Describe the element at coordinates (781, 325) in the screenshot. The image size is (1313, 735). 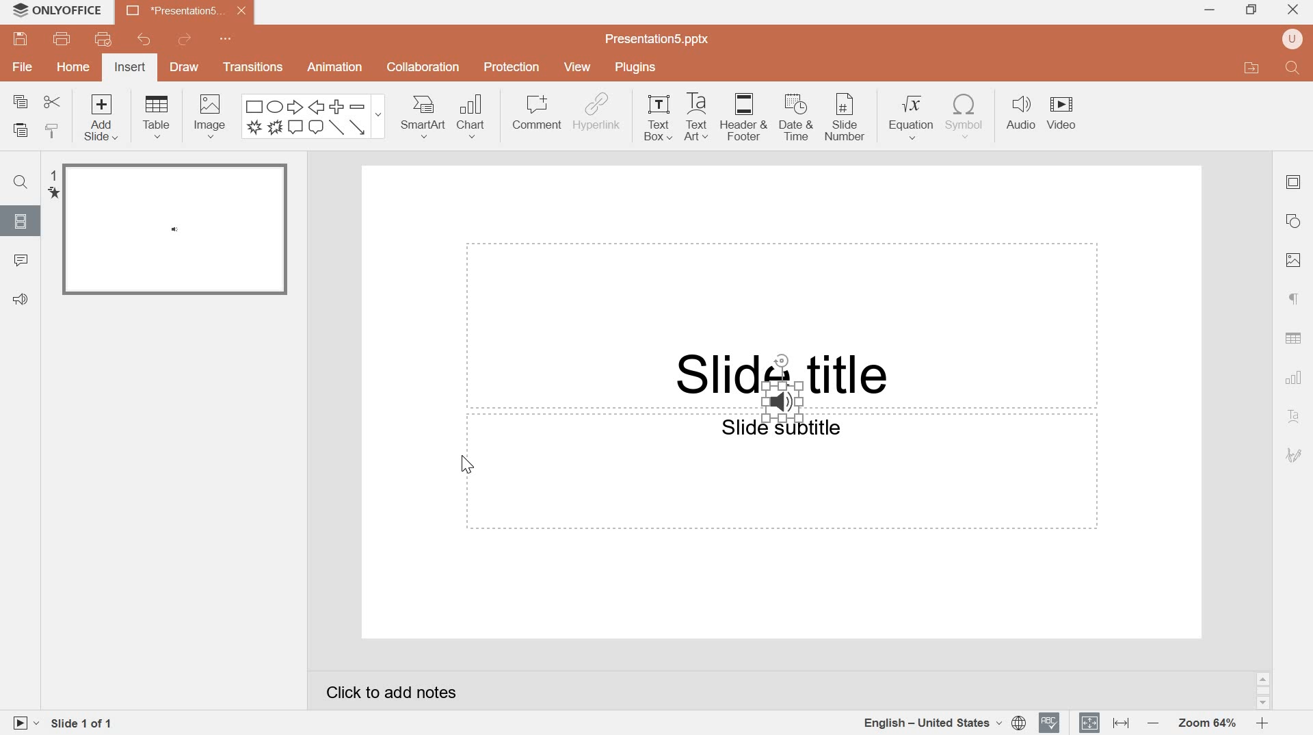
I see `Text field` at that location.